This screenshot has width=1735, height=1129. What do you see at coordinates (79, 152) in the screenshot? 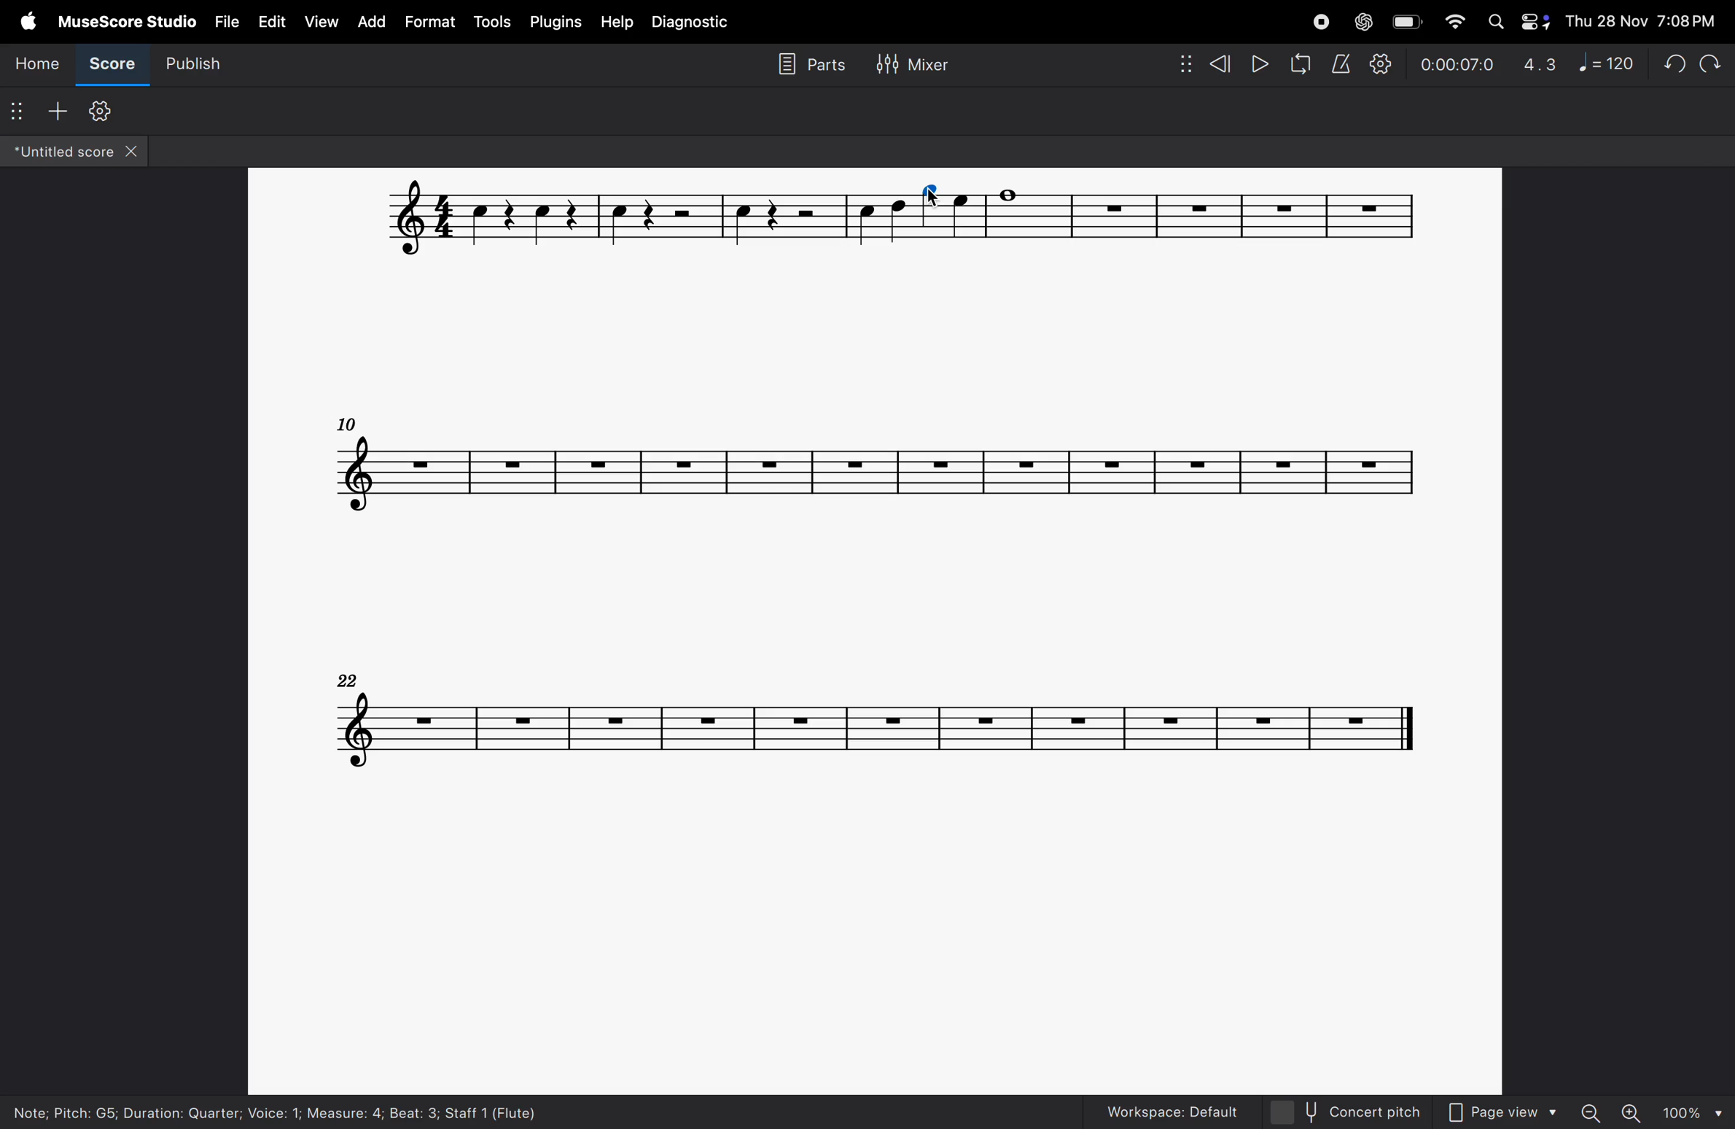
I see `untitled score` at bounding box center [79, 152].